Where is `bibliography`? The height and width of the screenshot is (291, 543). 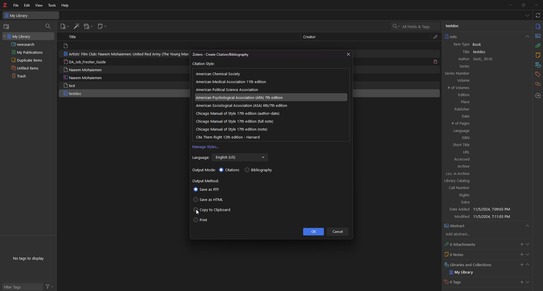 bibliography is located at coordinates (260, 170).